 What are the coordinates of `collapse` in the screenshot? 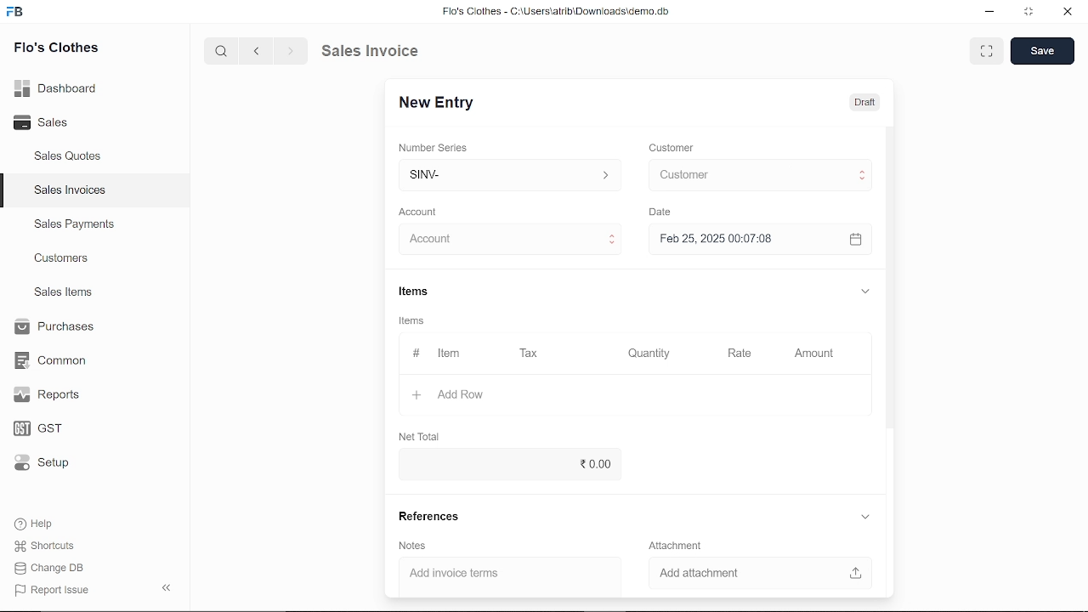 It's located at (168, 589).